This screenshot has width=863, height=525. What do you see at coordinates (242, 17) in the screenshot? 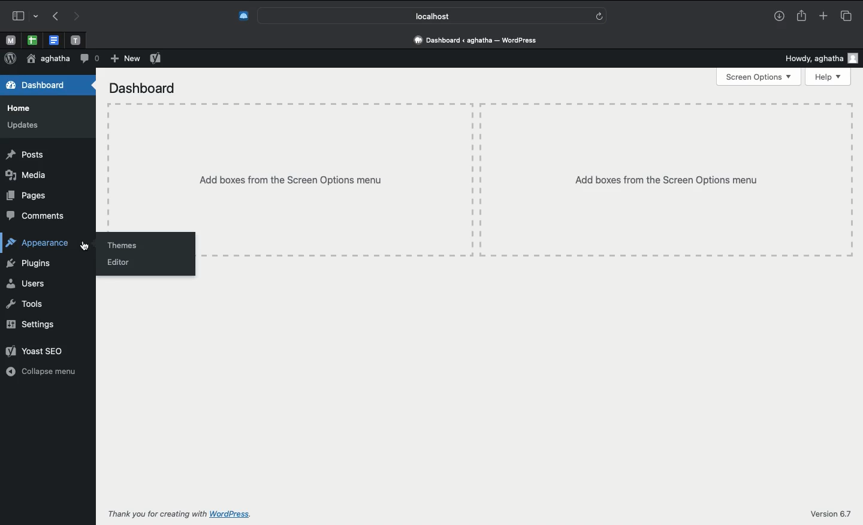
I see `Extensions` at bounding box center [242, 17].